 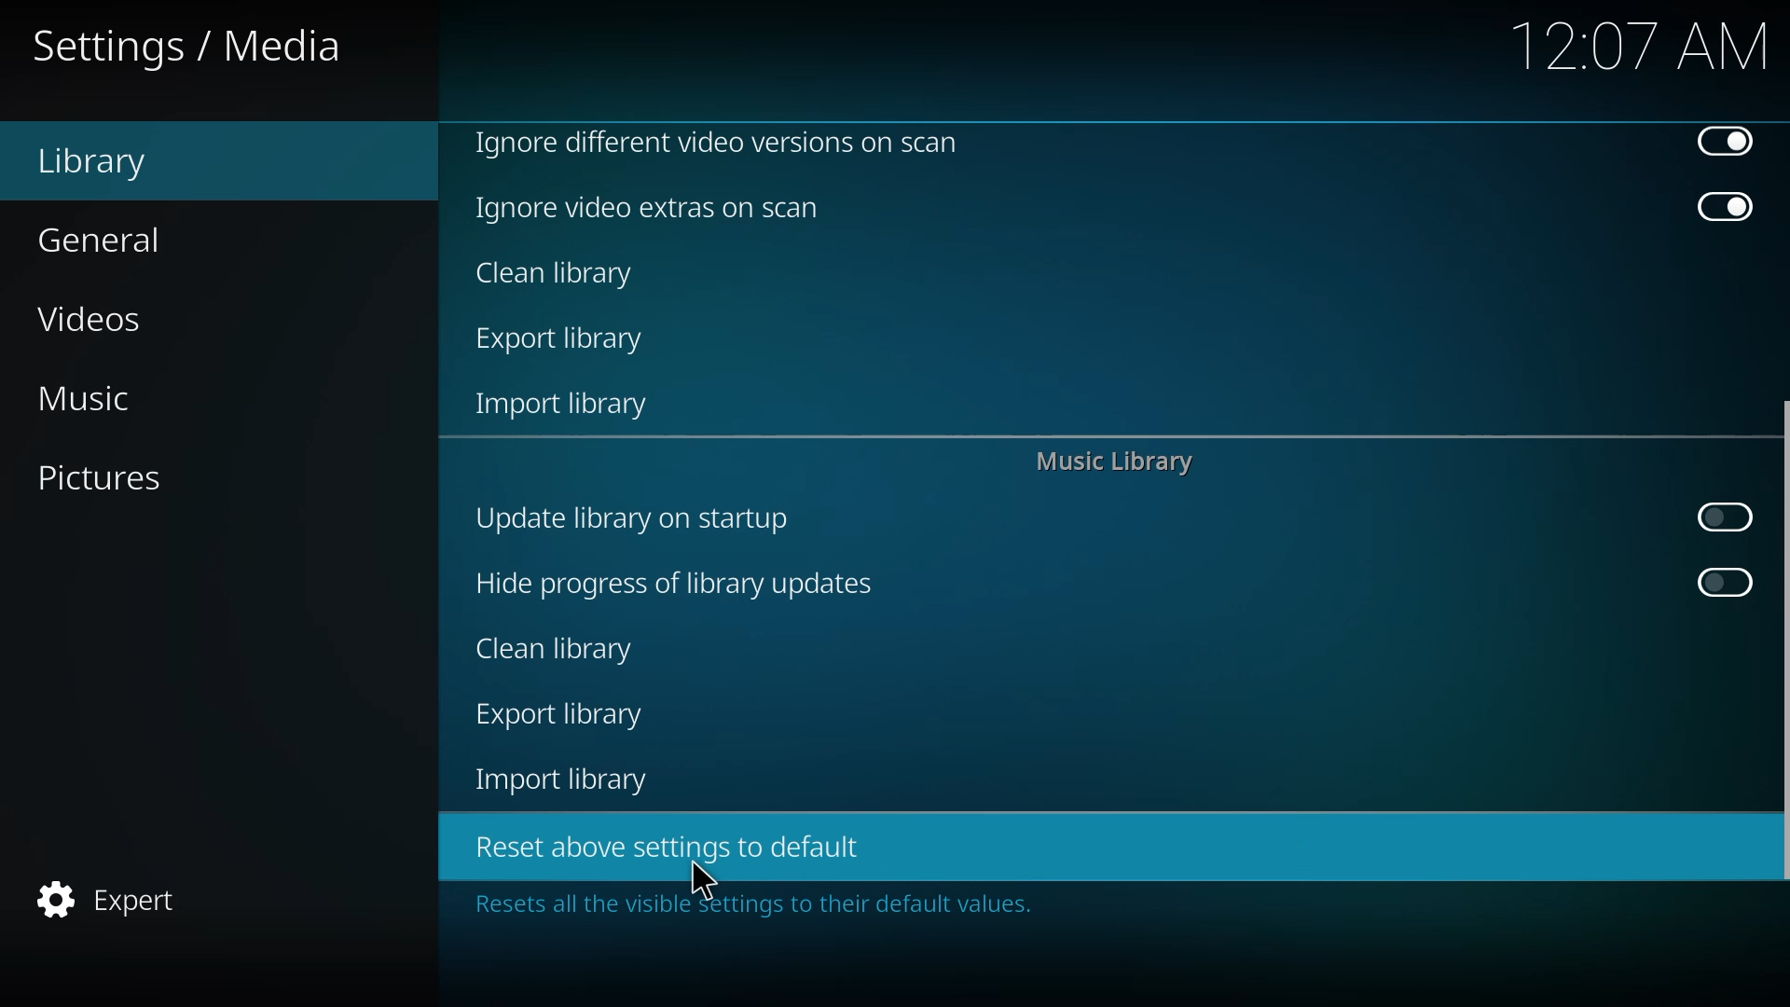 I want to click on export, so click(x=565, y=341).